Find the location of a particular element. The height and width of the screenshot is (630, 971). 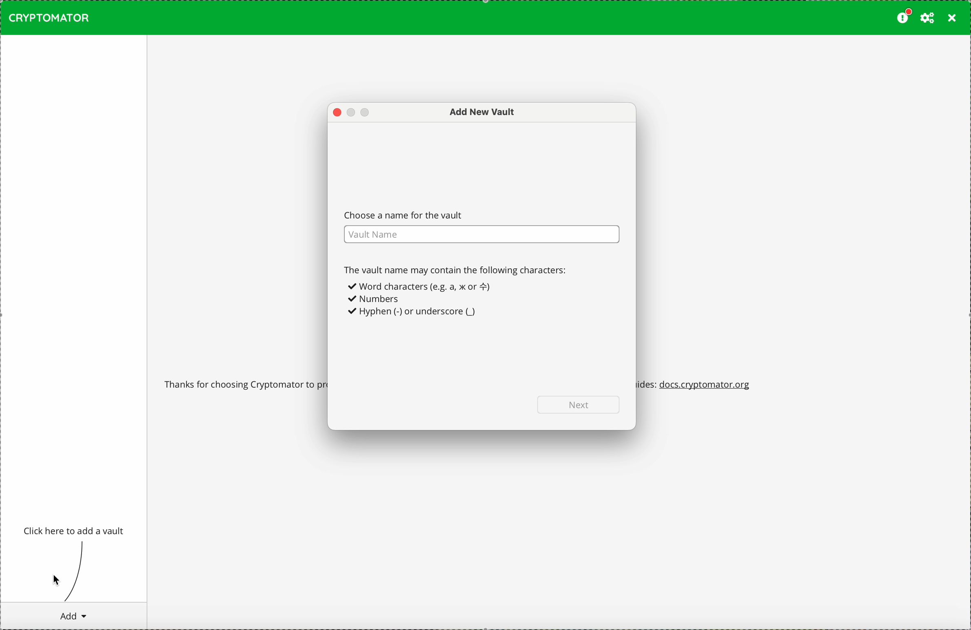

choose a name for vault is located at coordinates (481, 226).